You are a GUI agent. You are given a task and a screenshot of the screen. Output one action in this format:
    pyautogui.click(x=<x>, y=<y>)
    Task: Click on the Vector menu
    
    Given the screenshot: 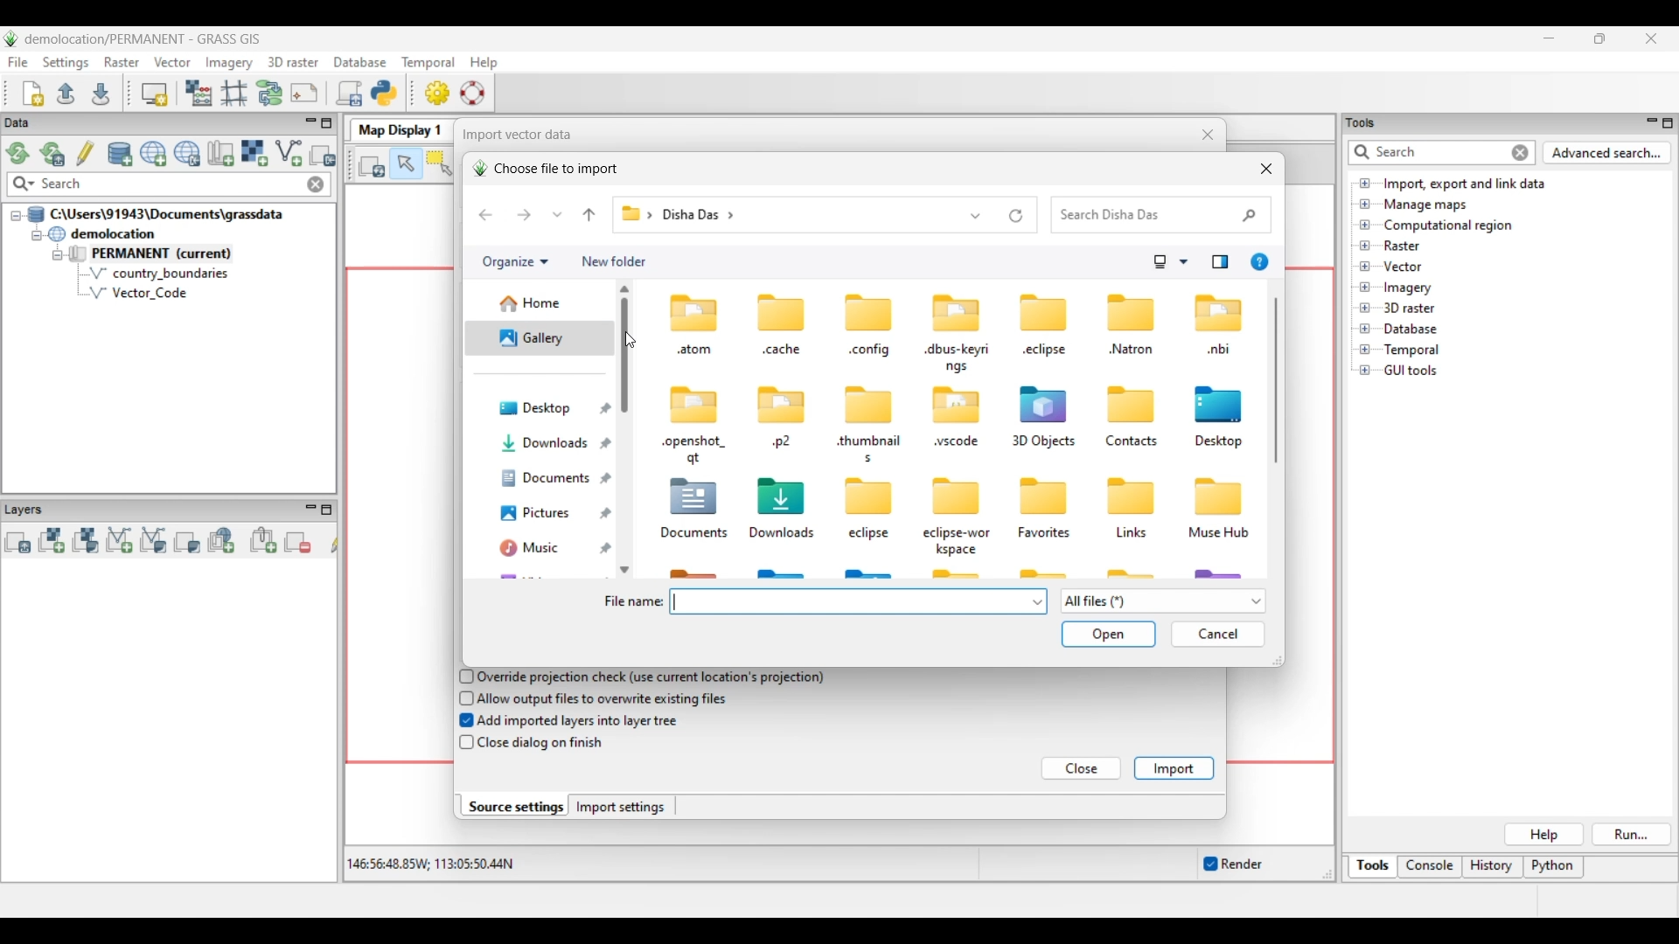 What is the action you would take?
    pyautogui.click(x=172, y=62)
    